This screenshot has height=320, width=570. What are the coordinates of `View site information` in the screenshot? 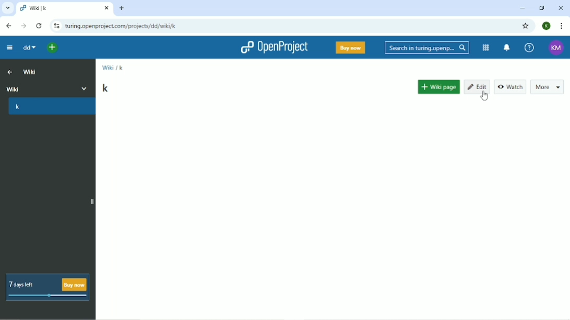 It's located at (57, 26).